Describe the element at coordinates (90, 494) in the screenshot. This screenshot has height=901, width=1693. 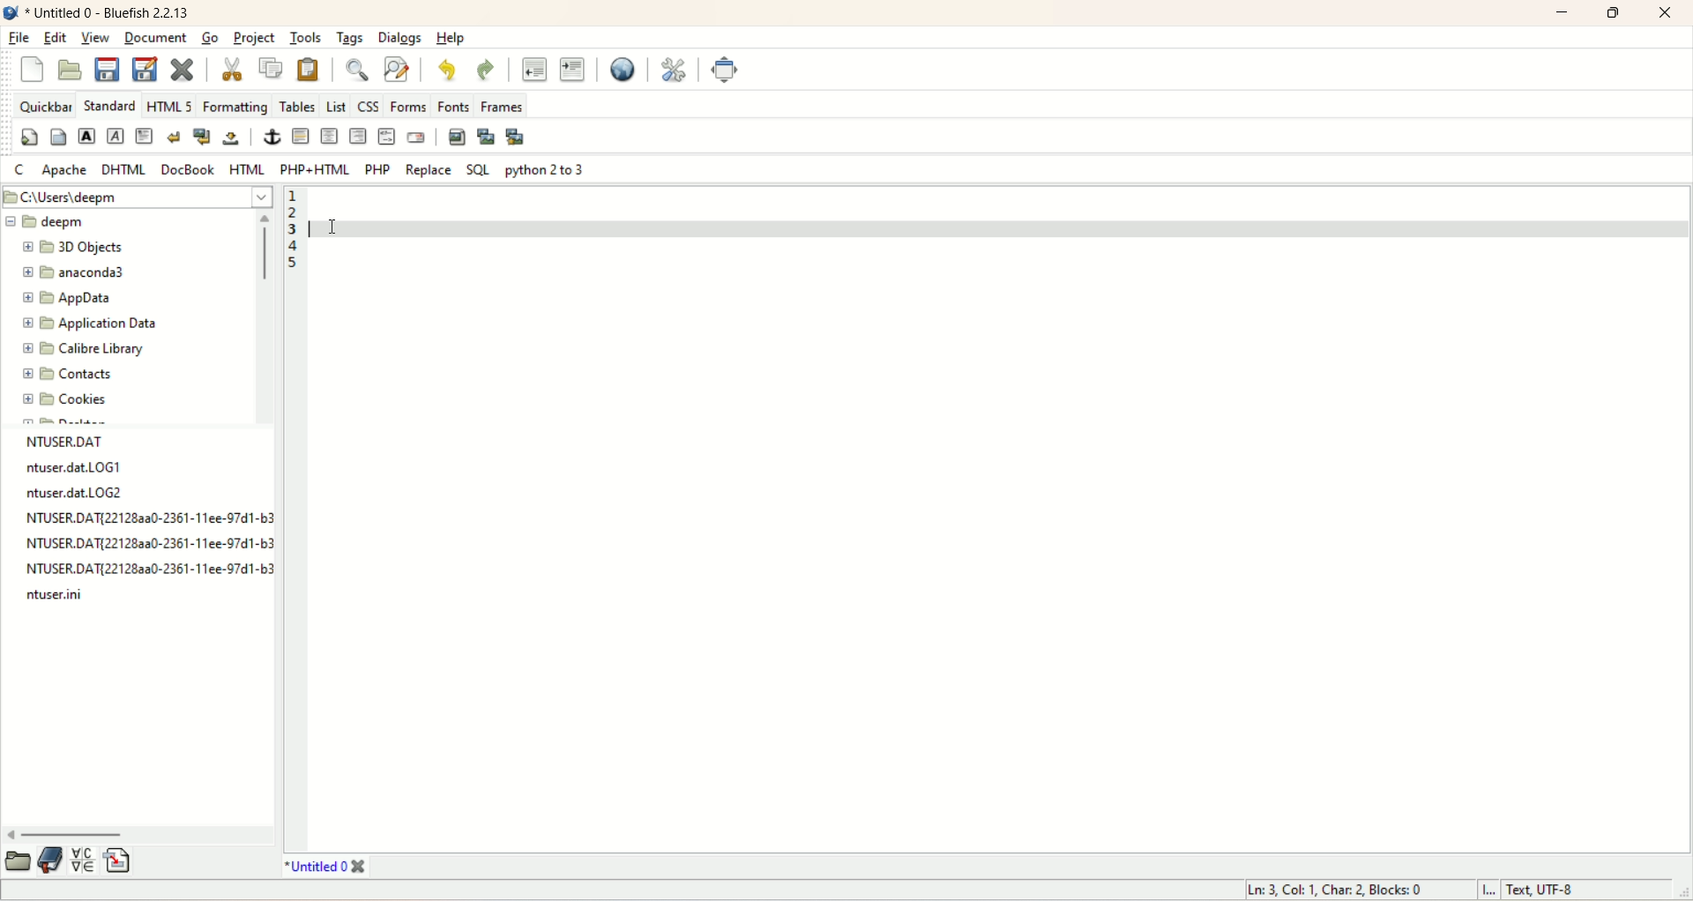
I see `file name` at that location.